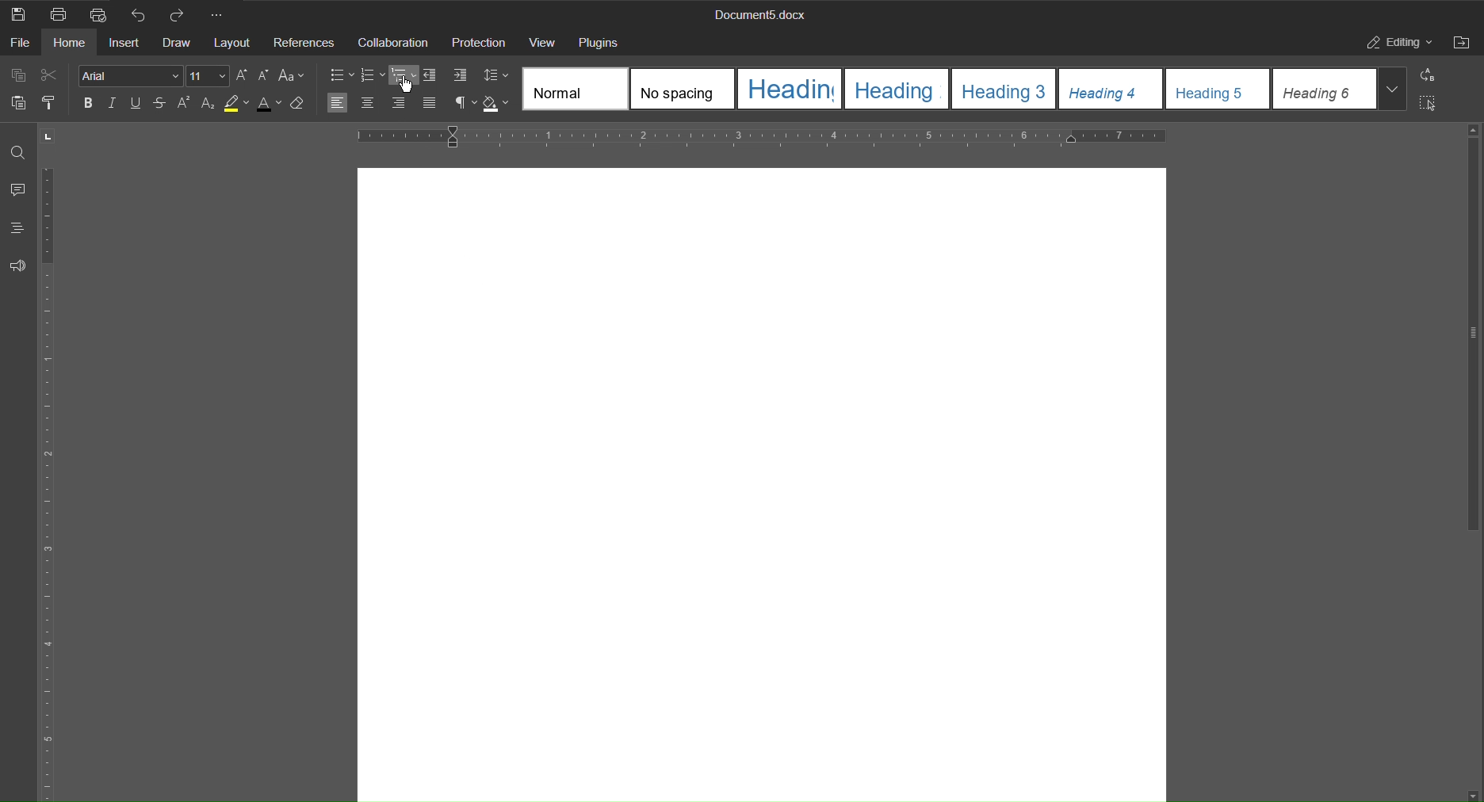  What do you see at coordinates (73, 44) in the screenshot?
I see `Home` at bounding box center [73, 44].